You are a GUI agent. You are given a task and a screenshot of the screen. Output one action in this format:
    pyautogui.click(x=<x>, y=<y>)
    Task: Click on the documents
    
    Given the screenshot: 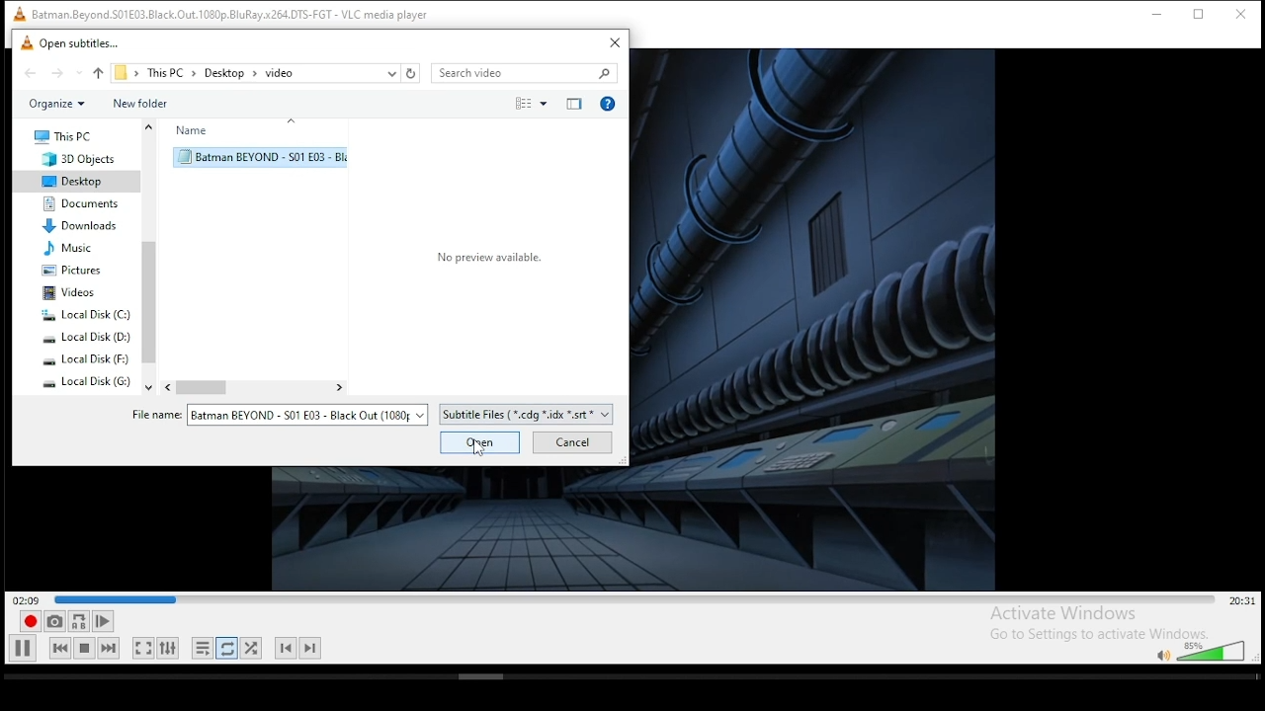 What is the action you would take?
    pyautogui.click(x=82, y=204)
    